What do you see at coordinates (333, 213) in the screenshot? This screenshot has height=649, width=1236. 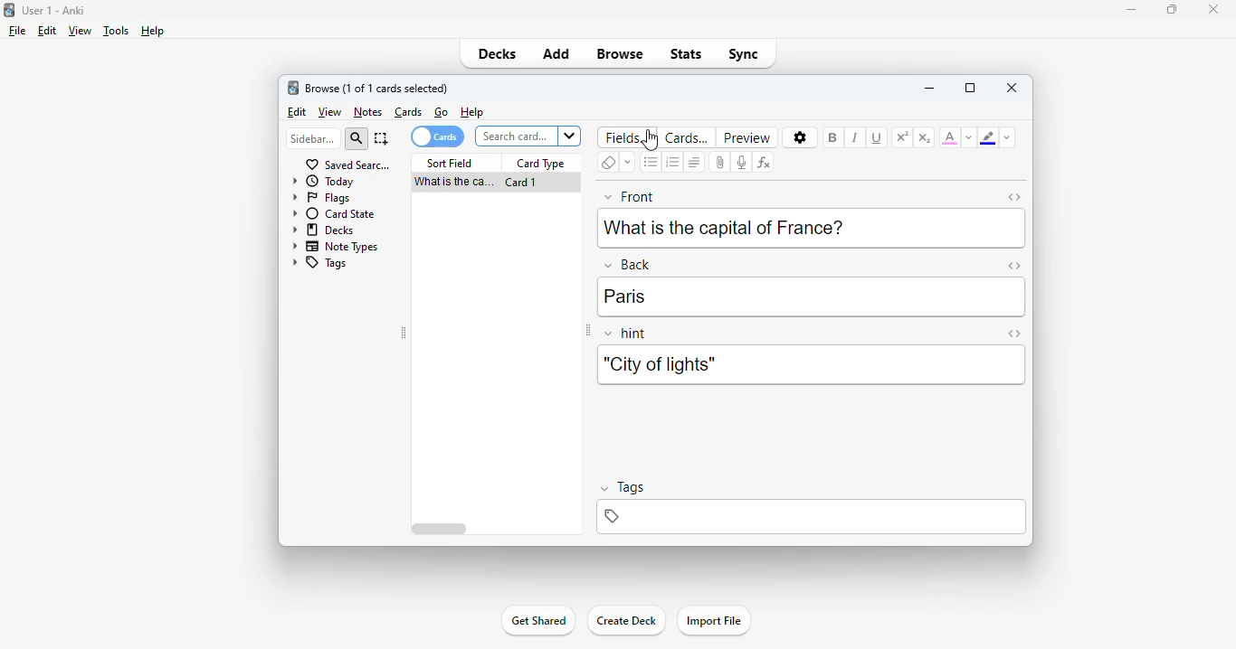 I see `card state` at bounding box center [333, 213].